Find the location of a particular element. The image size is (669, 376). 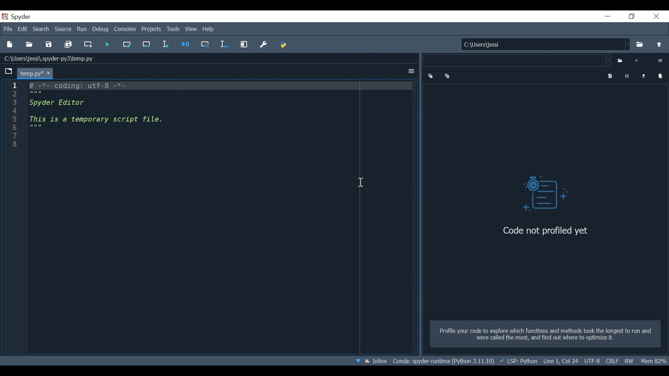

Cursor Position is located at coordinates (562, 360).